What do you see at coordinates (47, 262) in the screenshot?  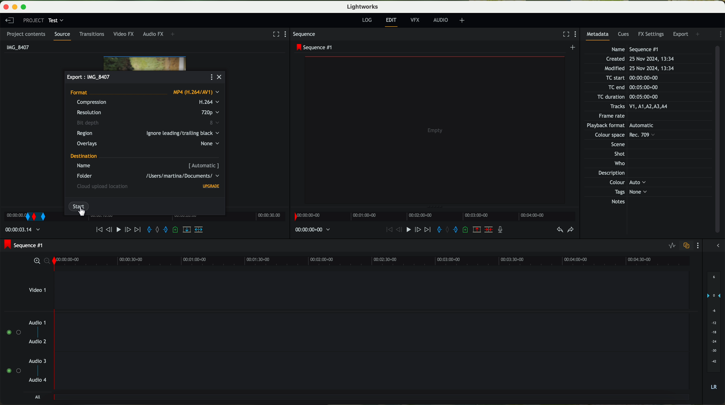 I see `zoom out` at bounding box center [47, 262].